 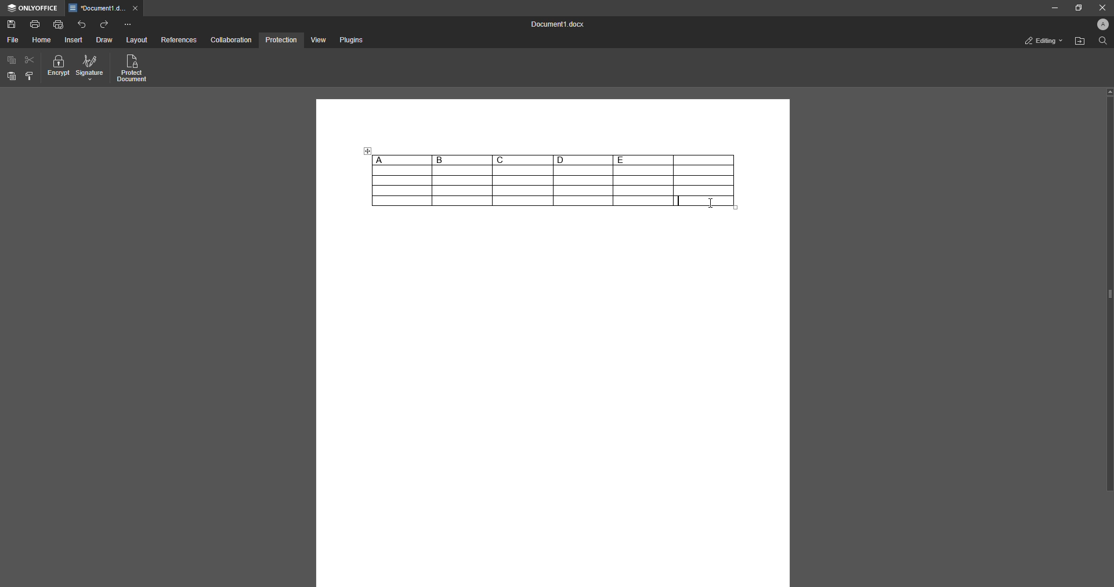 I want to click on Style, so click(x=30, y=76).